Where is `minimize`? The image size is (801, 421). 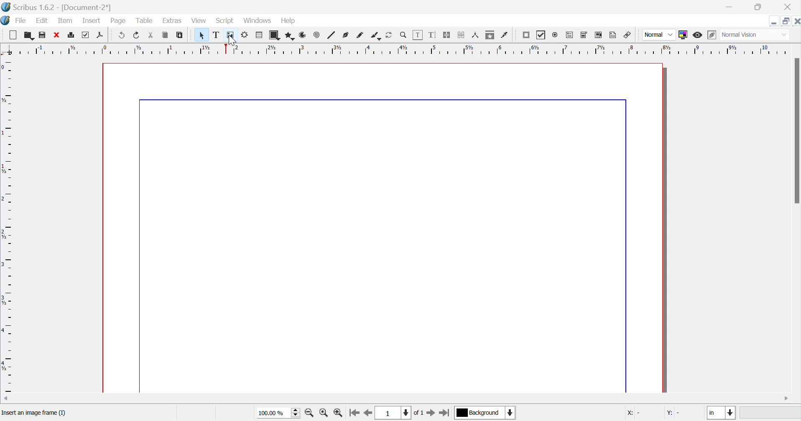 minimize is located at coordinates (774, 21).